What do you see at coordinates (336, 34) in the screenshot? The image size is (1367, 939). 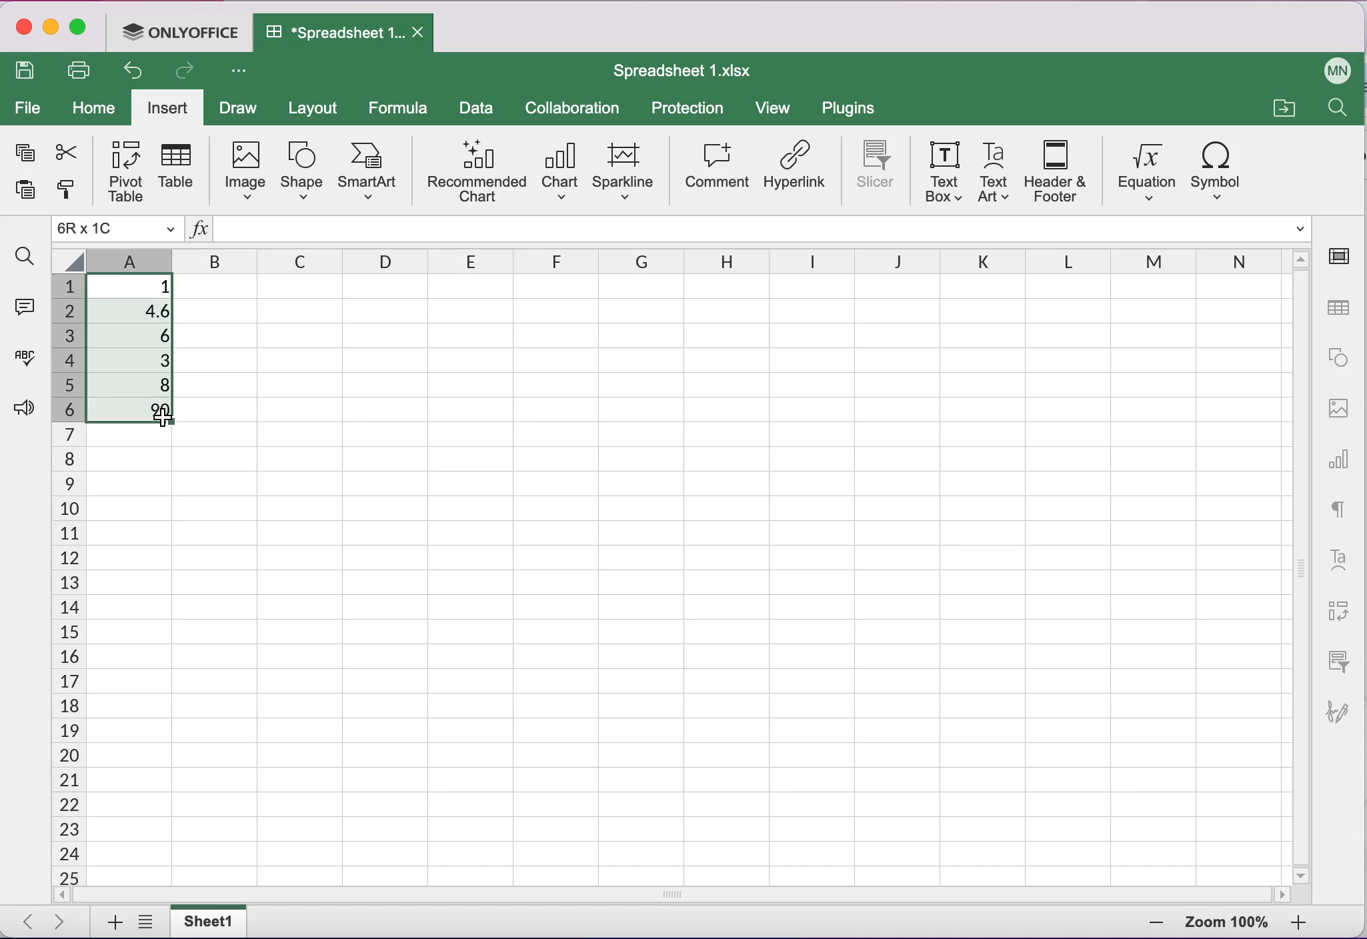 I see `Spreadsheet 1.xIsx` at bounding box center [336, 34].